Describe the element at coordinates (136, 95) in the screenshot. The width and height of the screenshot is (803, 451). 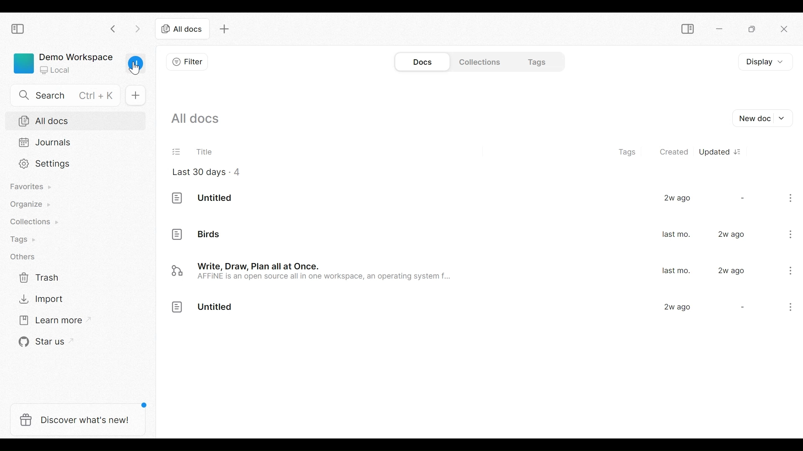
I see `Add ` at that location.